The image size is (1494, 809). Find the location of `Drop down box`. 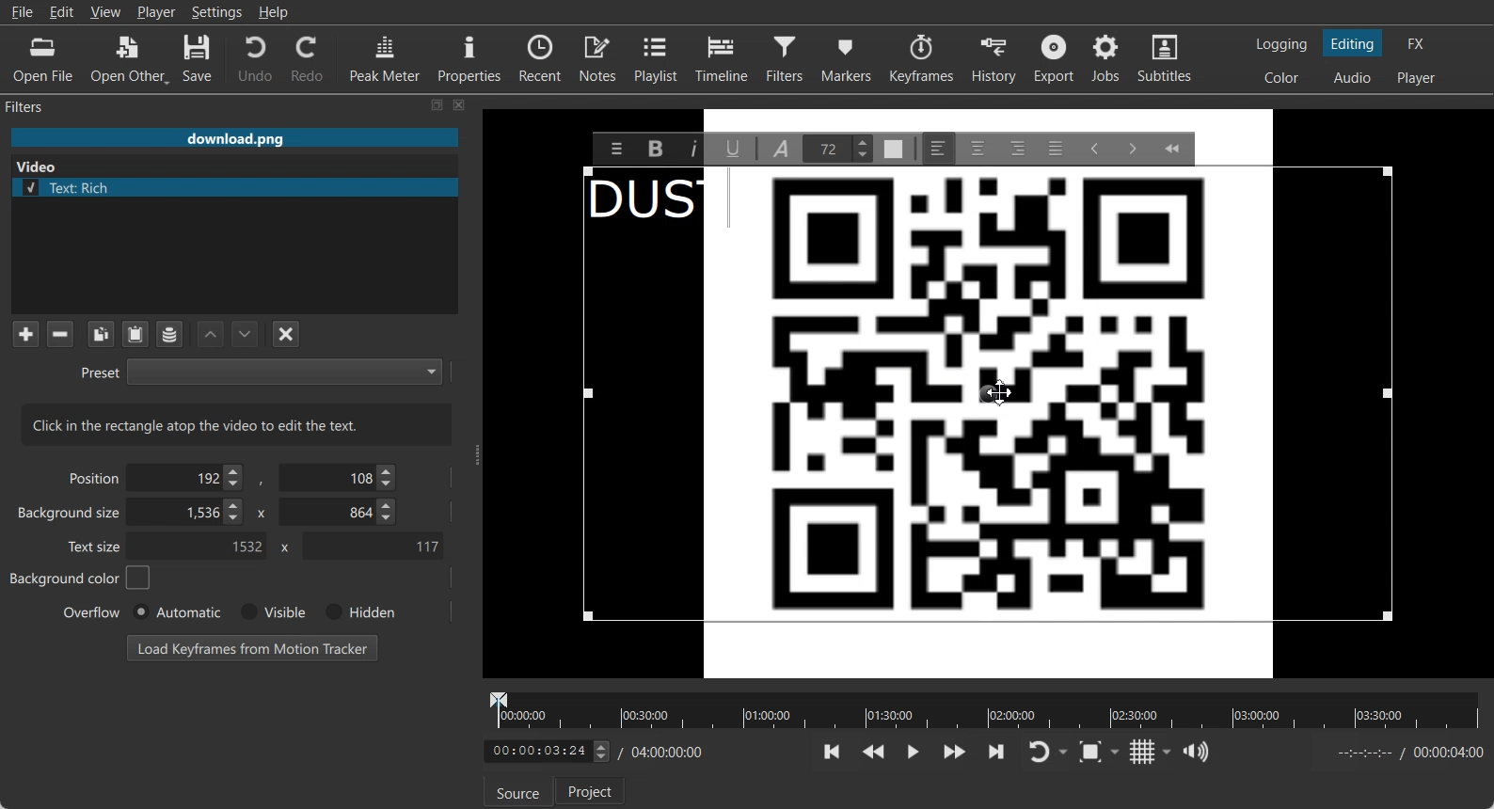

Drop down box is located at coordinates (1065, 753).